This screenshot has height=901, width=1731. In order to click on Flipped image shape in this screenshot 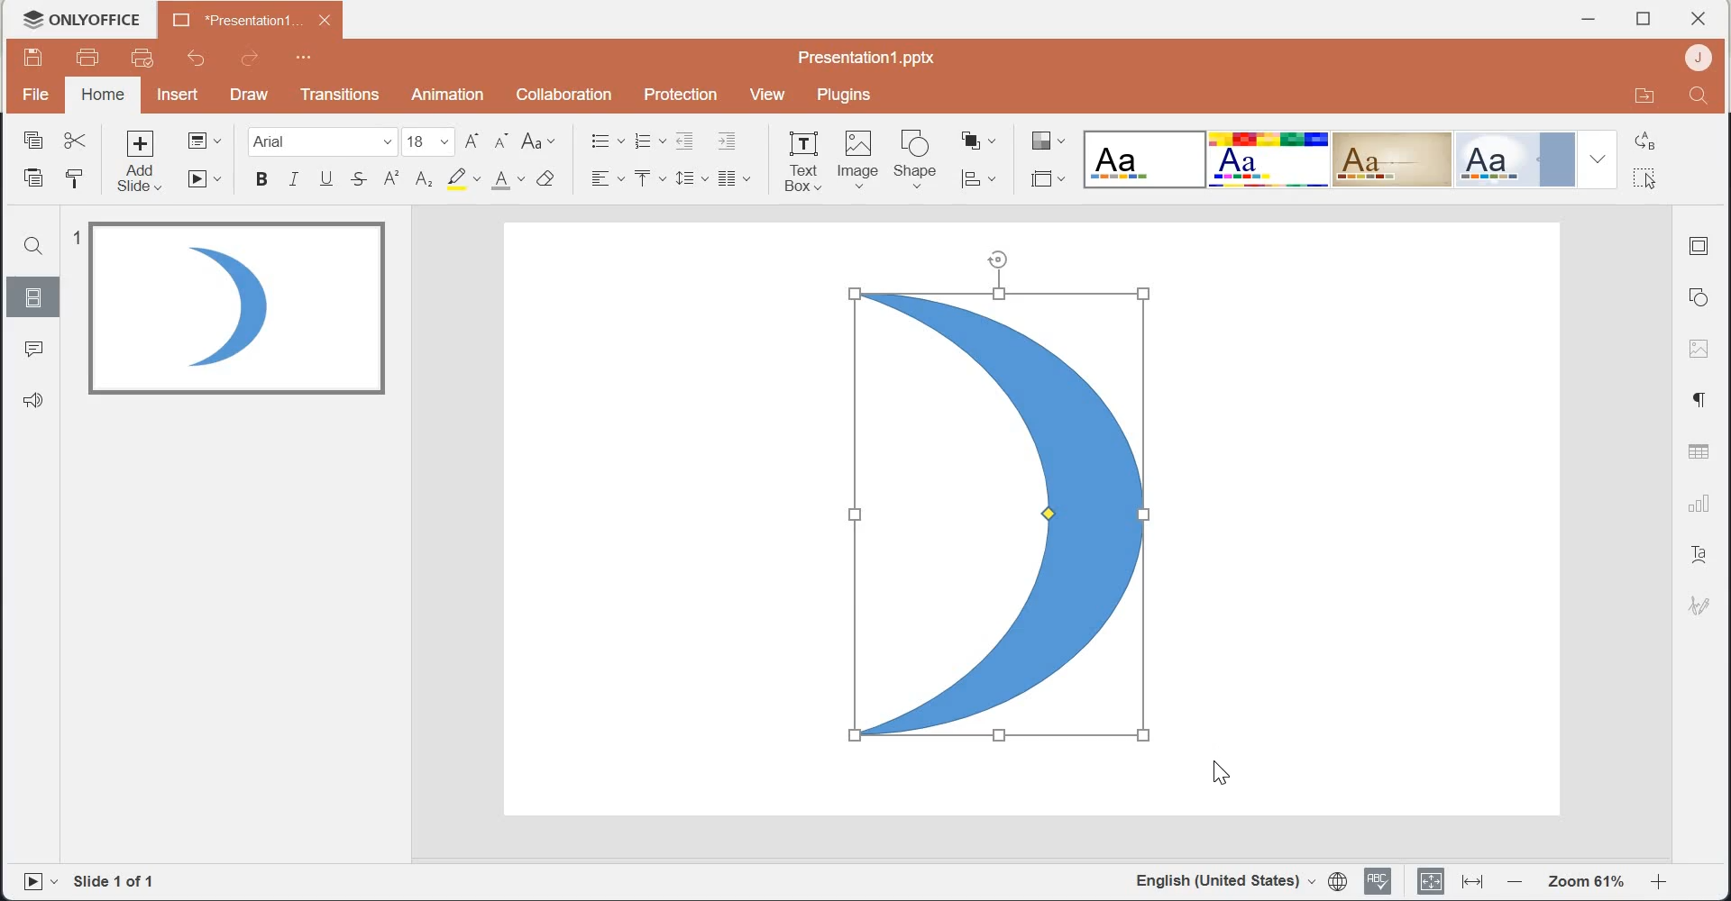, I will do `click(995, 499)`.